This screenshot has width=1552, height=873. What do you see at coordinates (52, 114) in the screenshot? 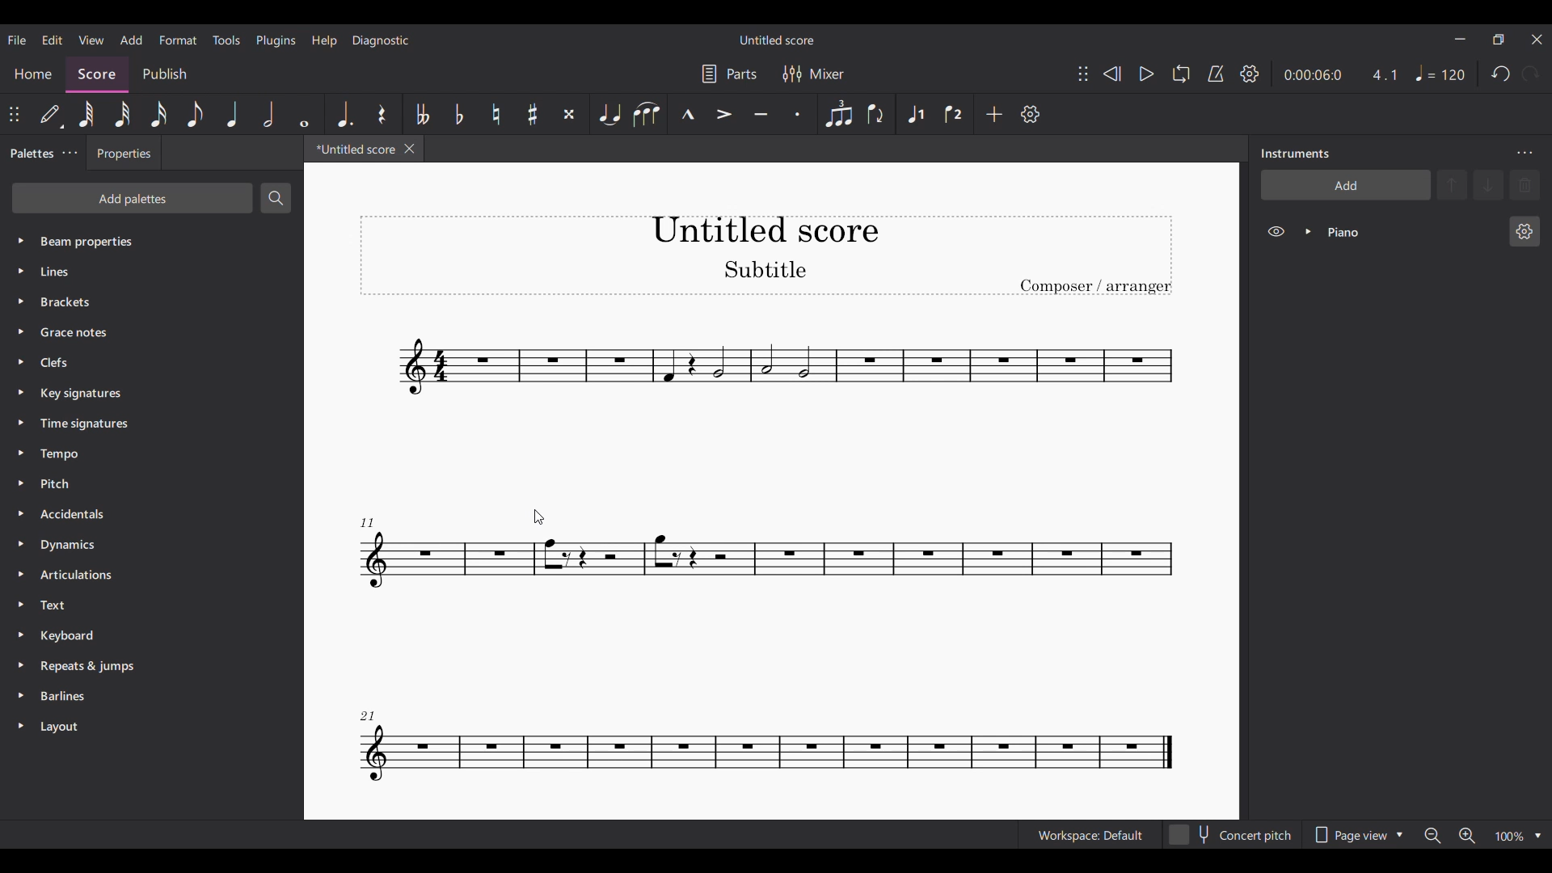
I see `Default` at bounding box center [52, 114].